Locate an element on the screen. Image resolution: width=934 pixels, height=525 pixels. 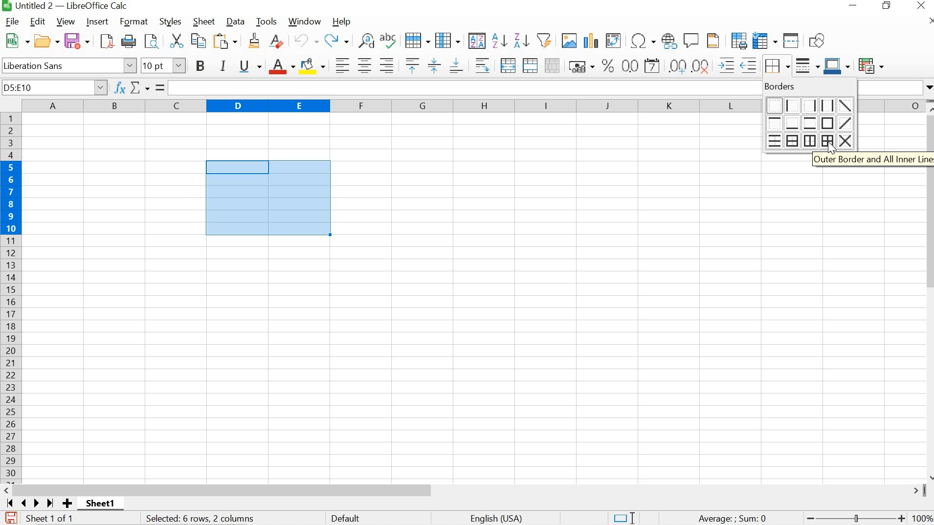
diagonal up border is located at coordinates (847, 124).